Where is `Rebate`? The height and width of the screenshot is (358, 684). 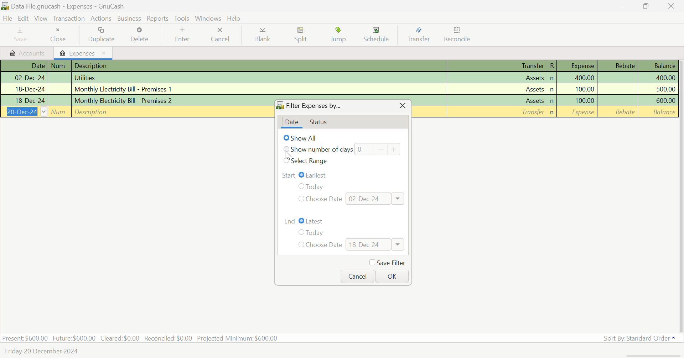
Rebate is located at coordinates (618, 100).